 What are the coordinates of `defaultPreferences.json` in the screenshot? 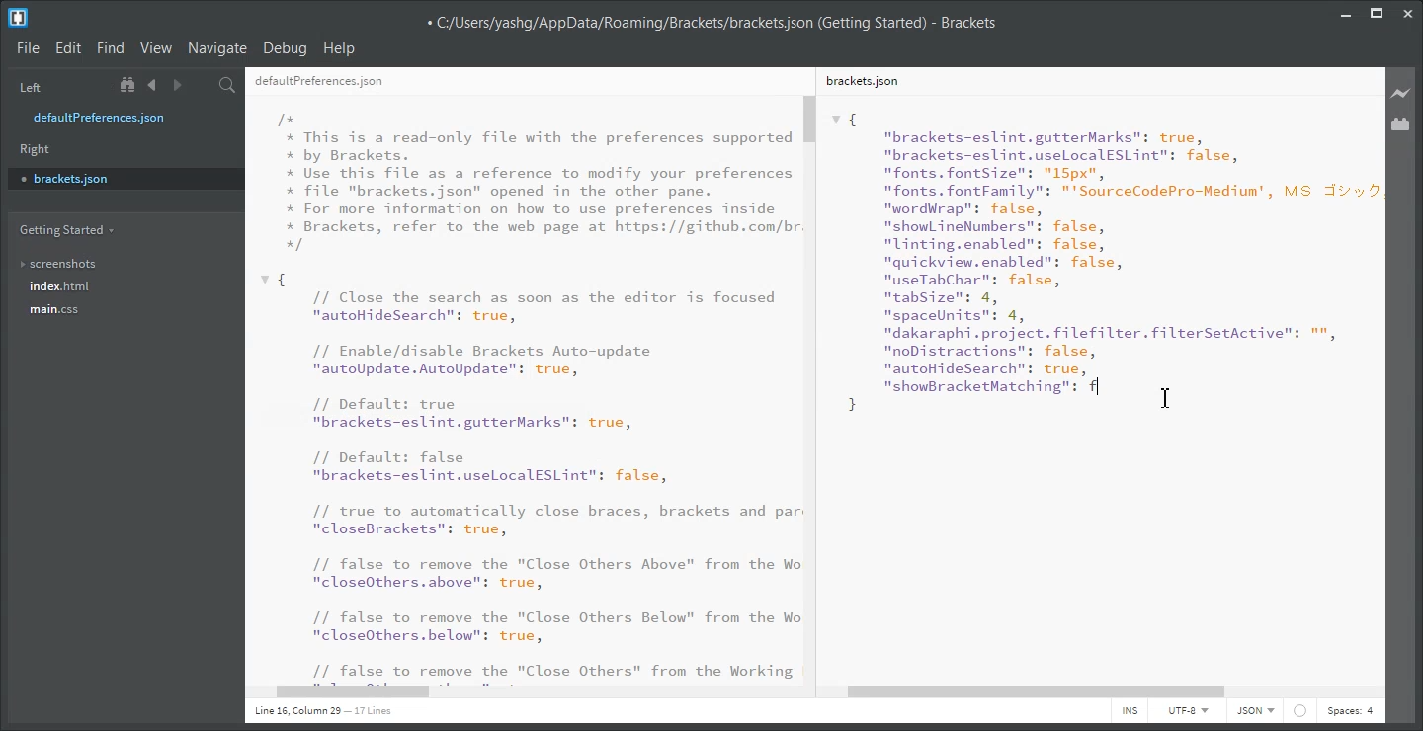 It's located at (319, 82).